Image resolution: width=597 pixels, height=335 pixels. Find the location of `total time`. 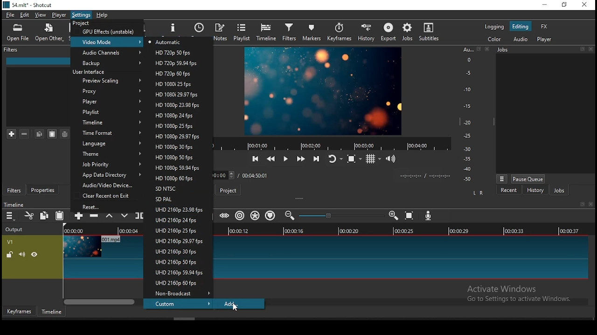

total time is located at coordinates (254, 176).